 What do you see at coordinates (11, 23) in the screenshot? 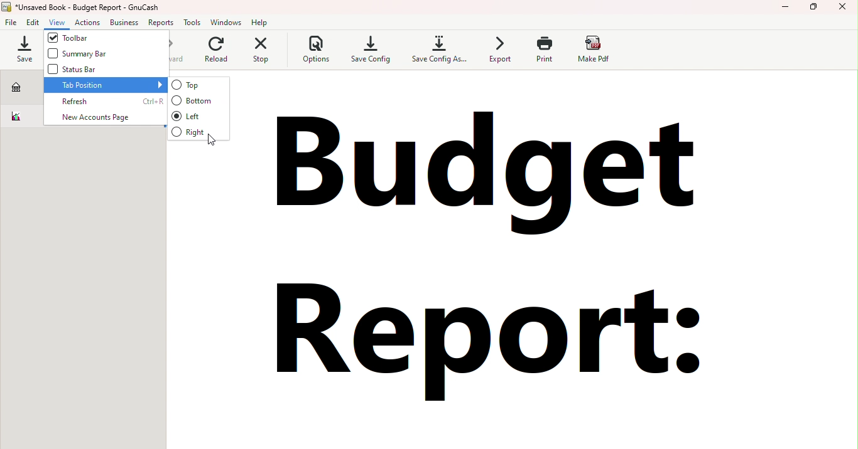
I see `File` at bounding box center [11, 23].